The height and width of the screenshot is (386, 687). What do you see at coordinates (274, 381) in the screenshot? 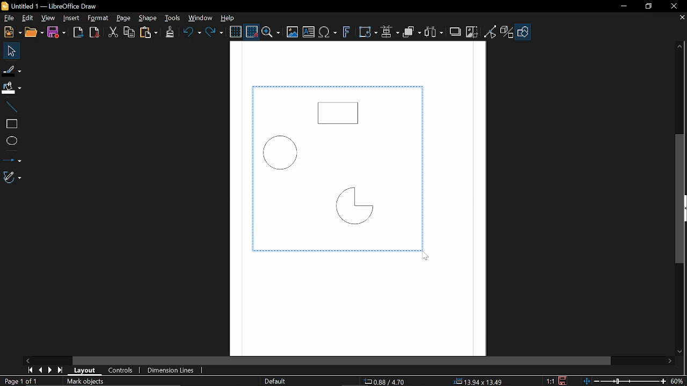
I see `Slide master name` at bounding box center [274, 381].